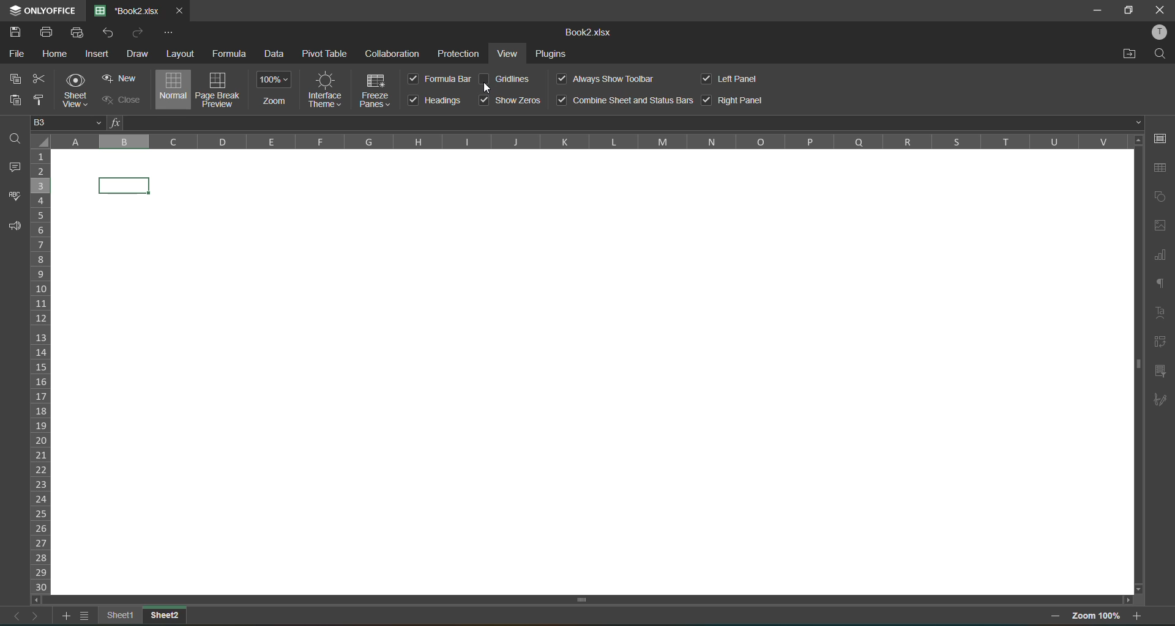  Describe the element at coordinates (1160, 196) in the screenshot. I see `shapes` at that location.